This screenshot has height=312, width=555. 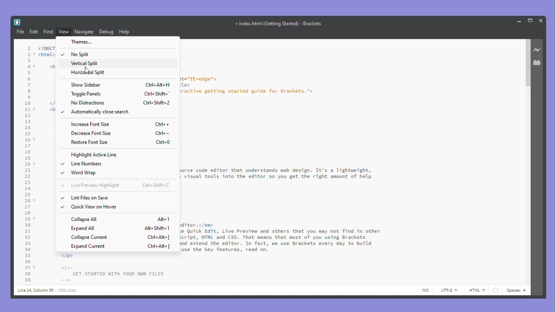 I want to click on Word wrap, so click(x=82, y=173).